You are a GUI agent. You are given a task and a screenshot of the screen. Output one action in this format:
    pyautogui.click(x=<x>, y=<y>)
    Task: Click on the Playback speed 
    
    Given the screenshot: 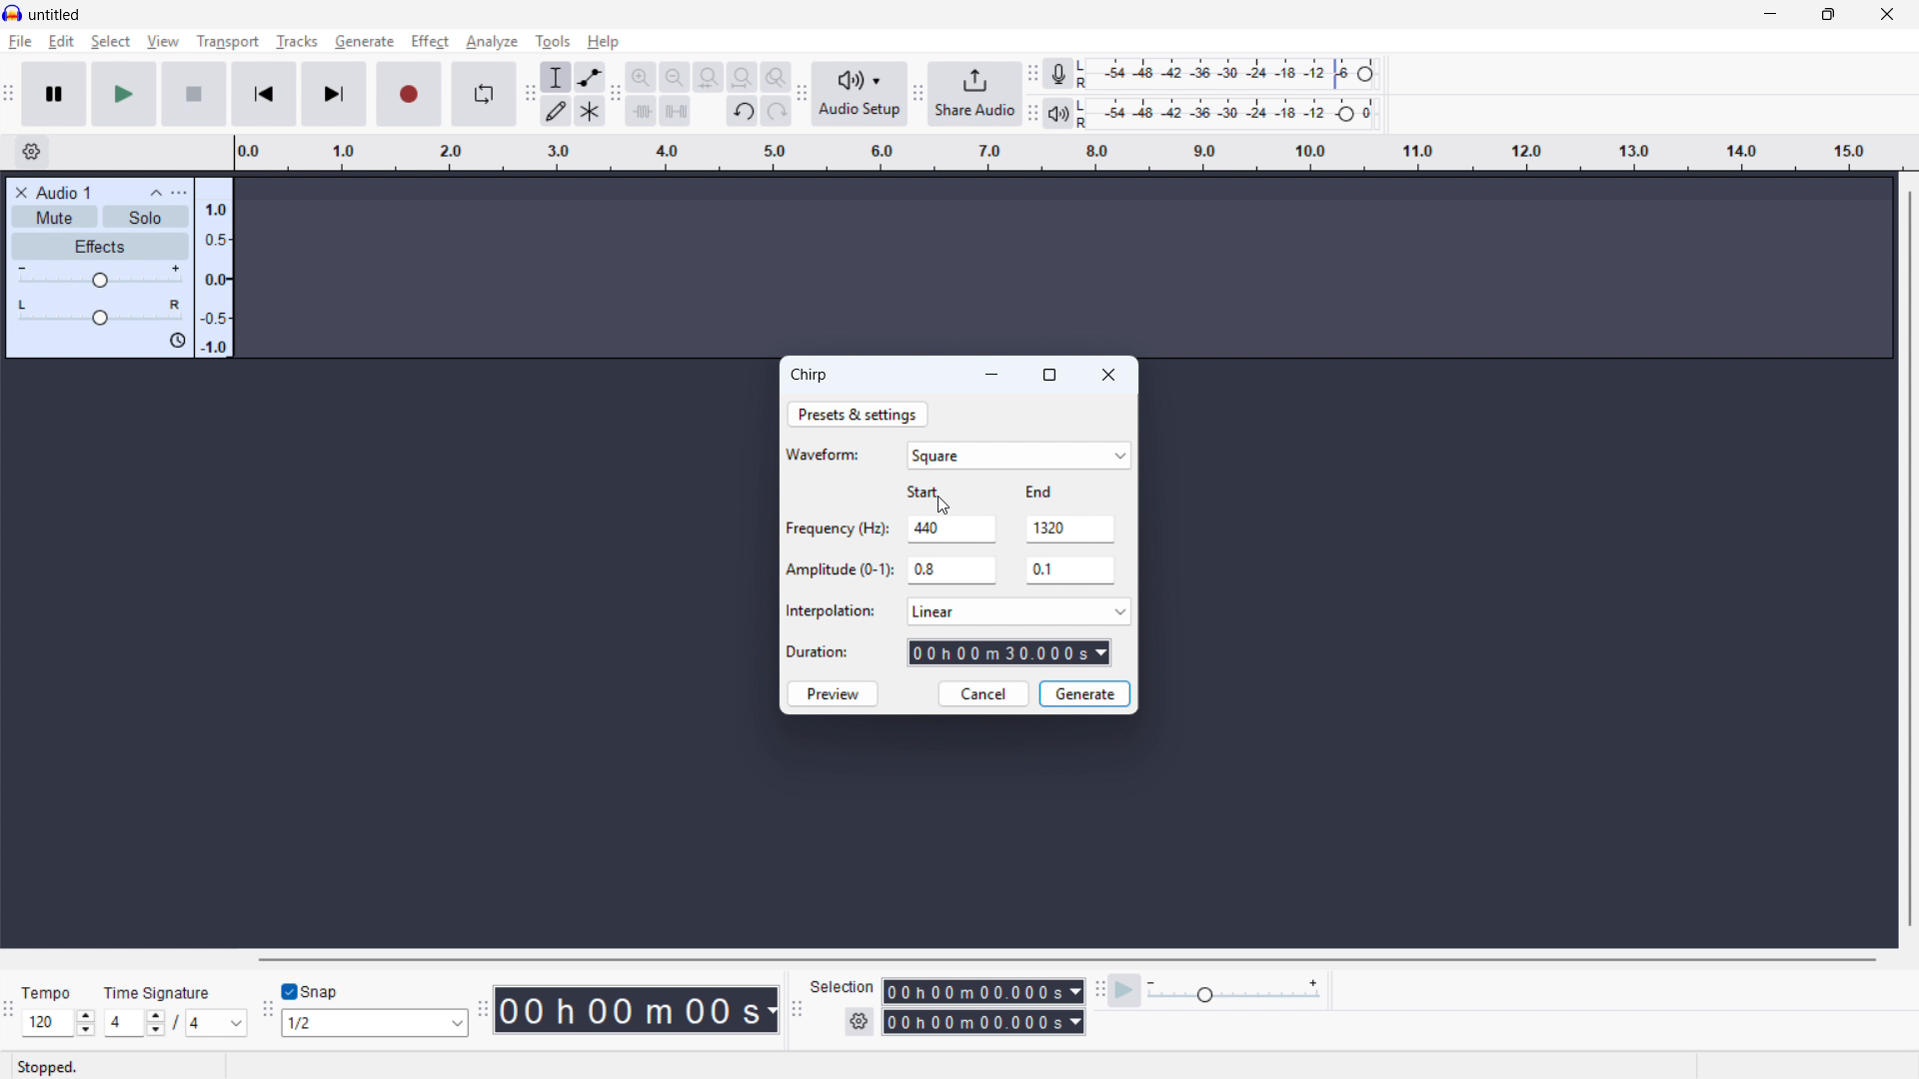 What is the action you would take?
    pyautogui.click(x=1234, y=991)
    